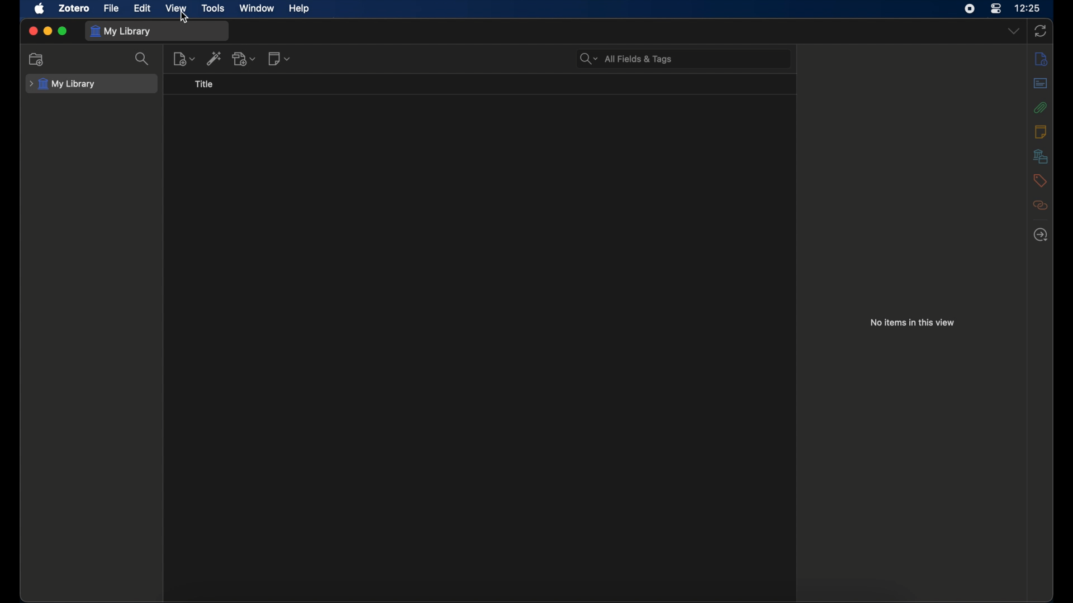 Image resolution: width=1073 pixels, height=603 pixels. I want to click on close, so click(32, 31).